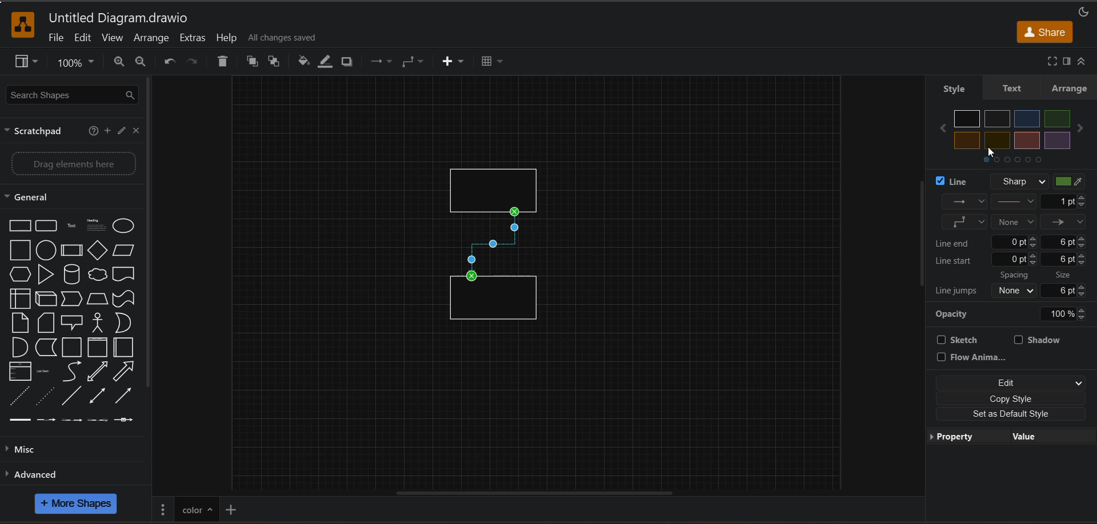 The image size is (1097, 524). I want to click on edit, so click(1011, 384).